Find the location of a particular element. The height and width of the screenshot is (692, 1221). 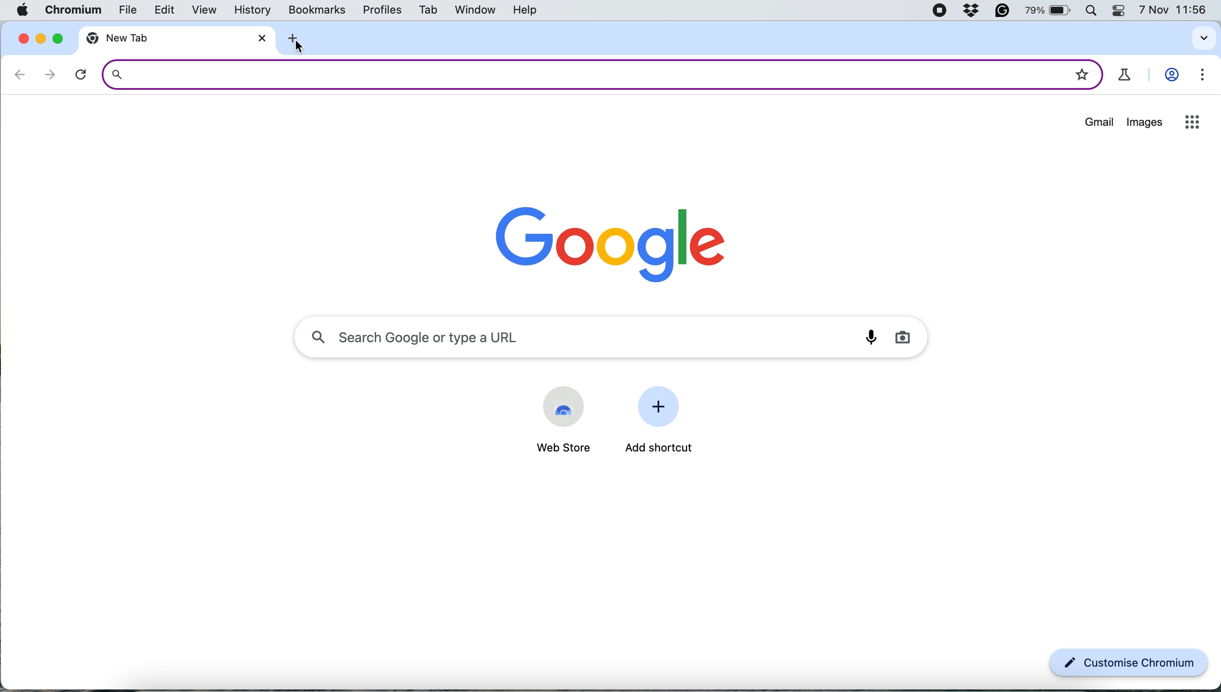

tab is located at coordinates (426, 11).